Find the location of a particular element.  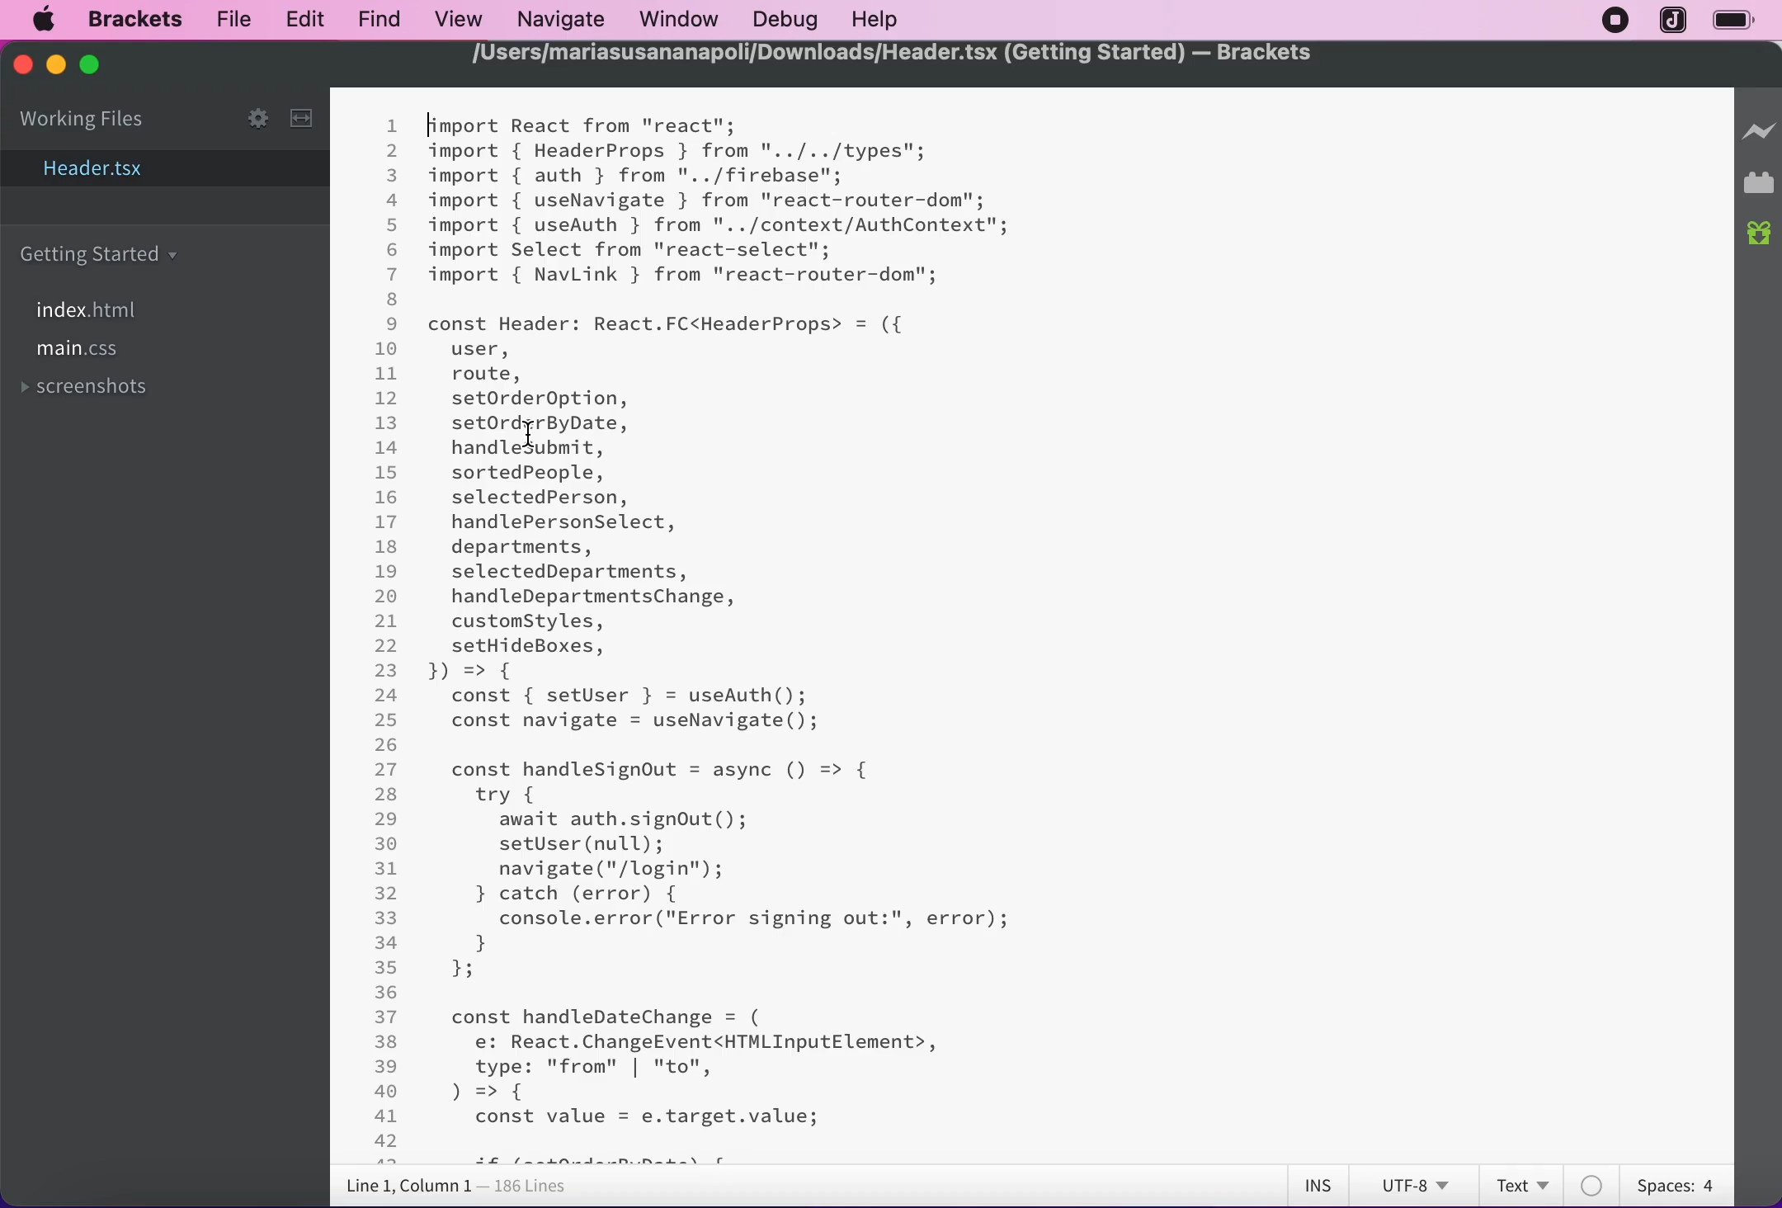

1 is located at coordinates (391, 125).